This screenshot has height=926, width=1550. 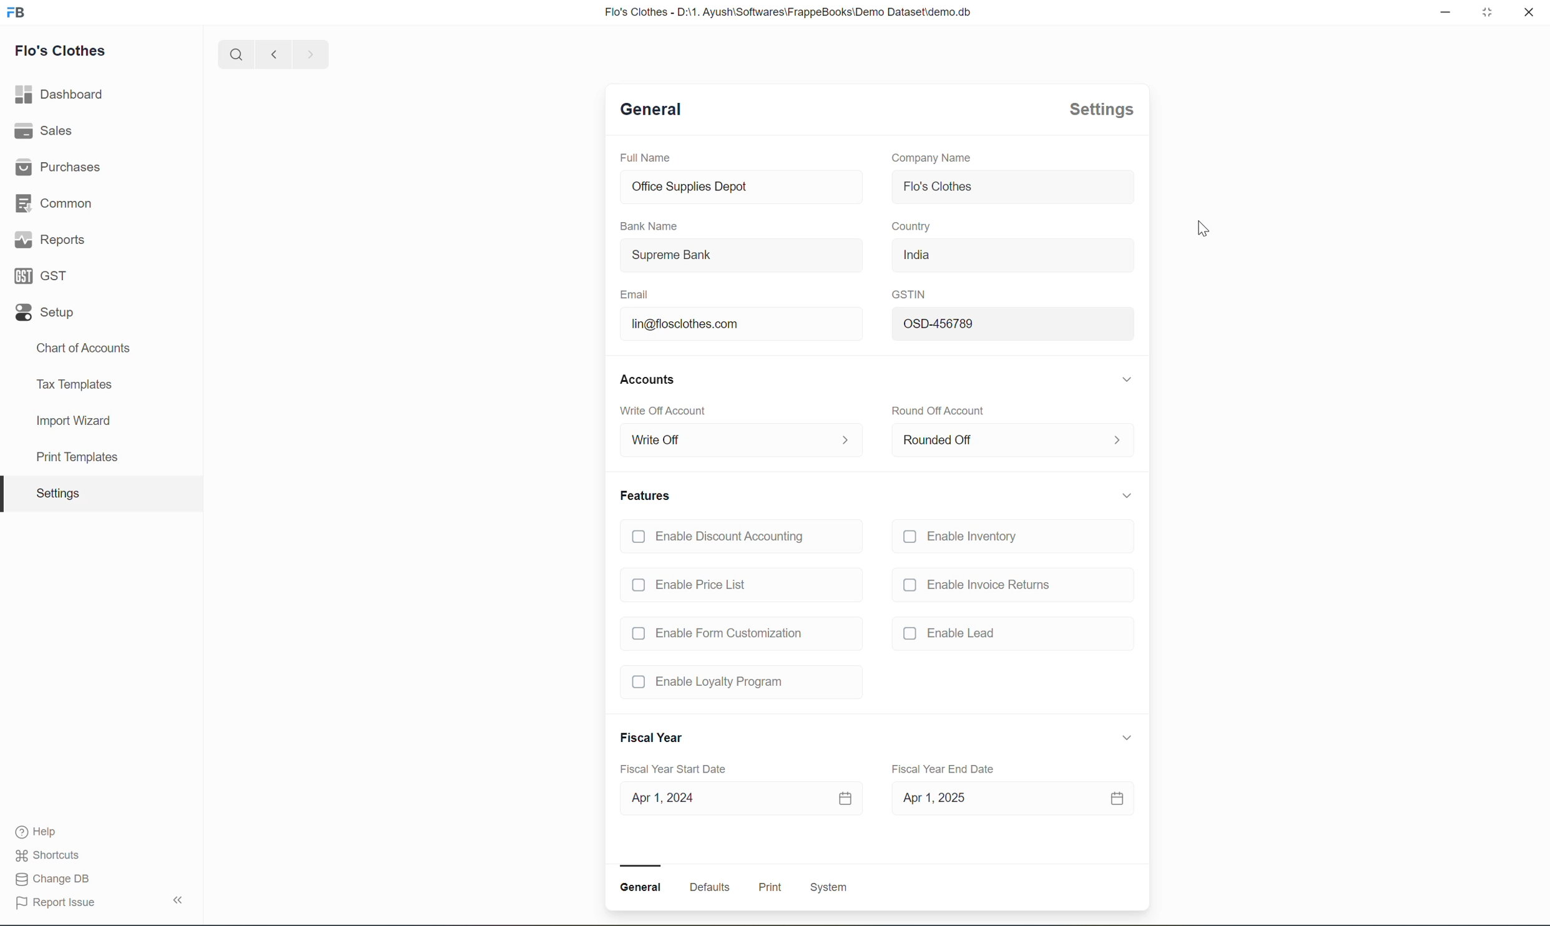 What do you see at coordinates (740, 441) in the screenshot?
I see `Write Off` at bounding box center [740, 441].